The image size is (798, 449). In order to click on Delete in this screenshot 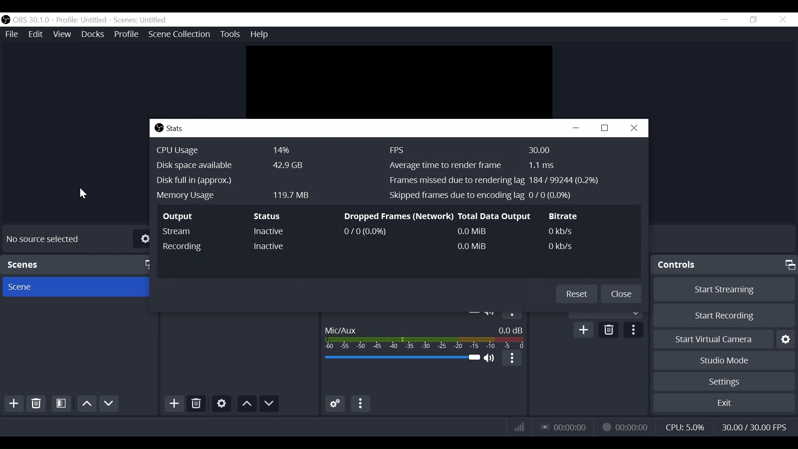, I will do `click(608, 330)`.